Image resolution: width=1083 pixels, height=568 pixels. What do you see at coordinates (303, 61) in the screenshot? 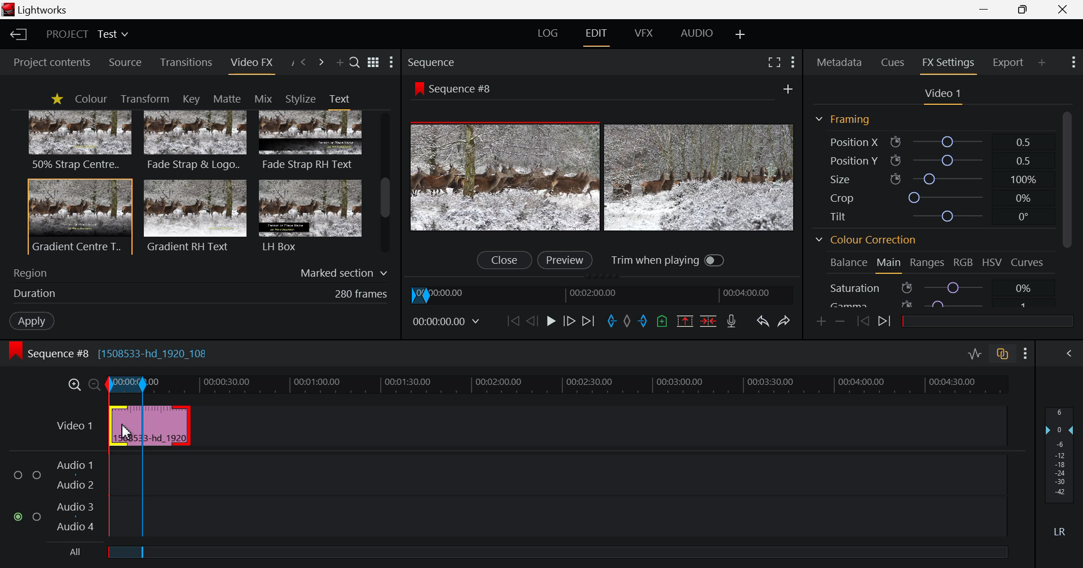
I see `Previous Panel` at bounding box center [303, 61].